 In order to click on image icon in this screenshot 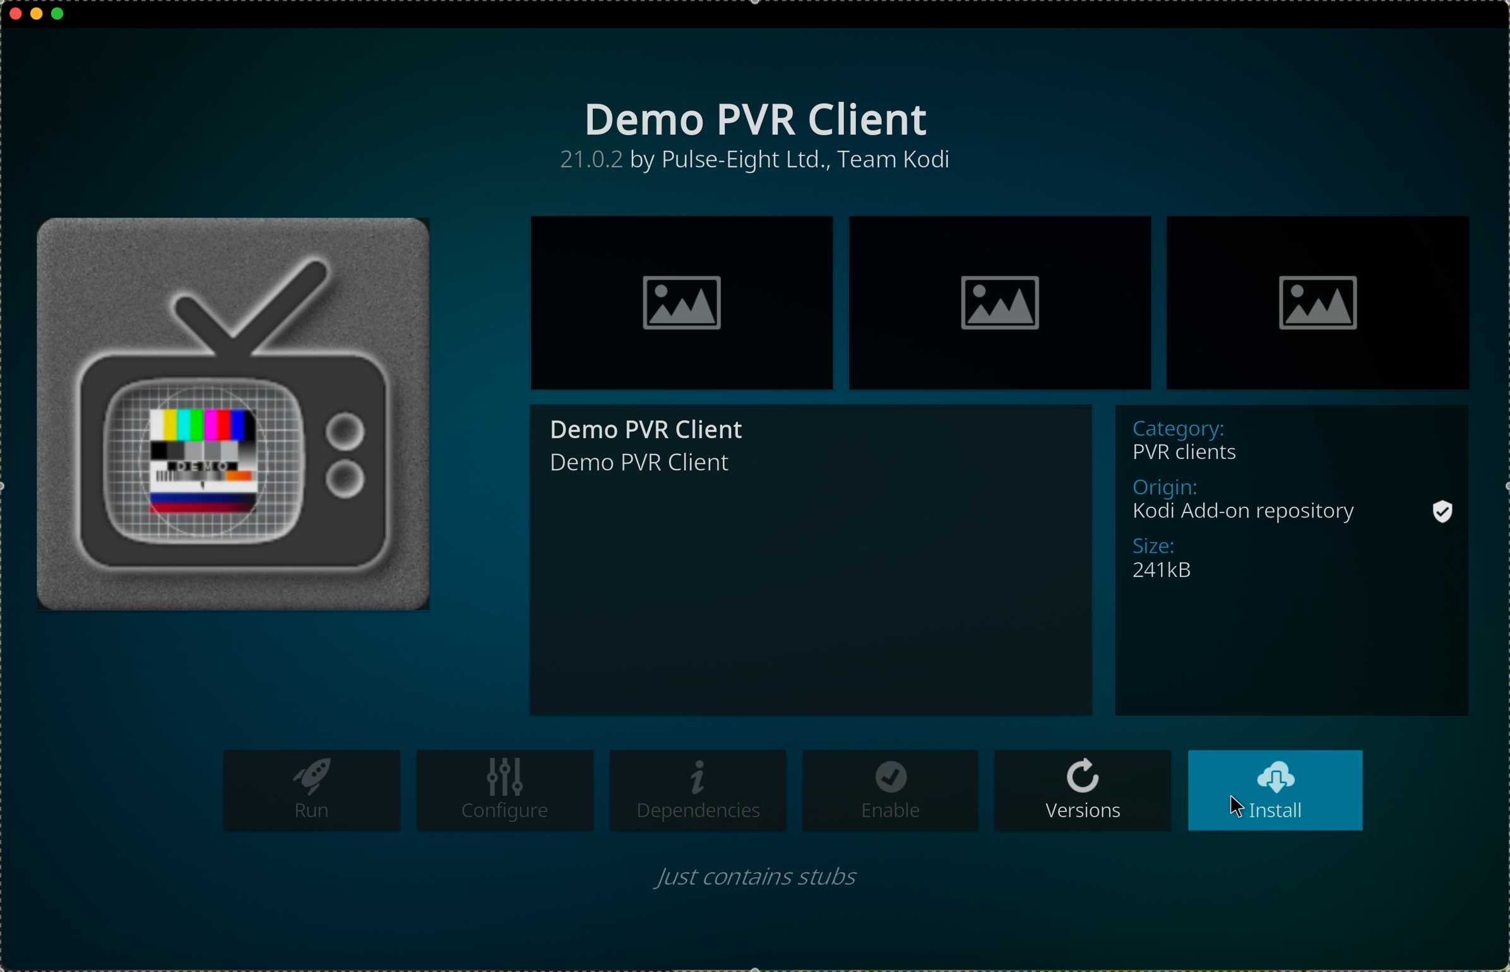, I will do `click(999, 303)`.